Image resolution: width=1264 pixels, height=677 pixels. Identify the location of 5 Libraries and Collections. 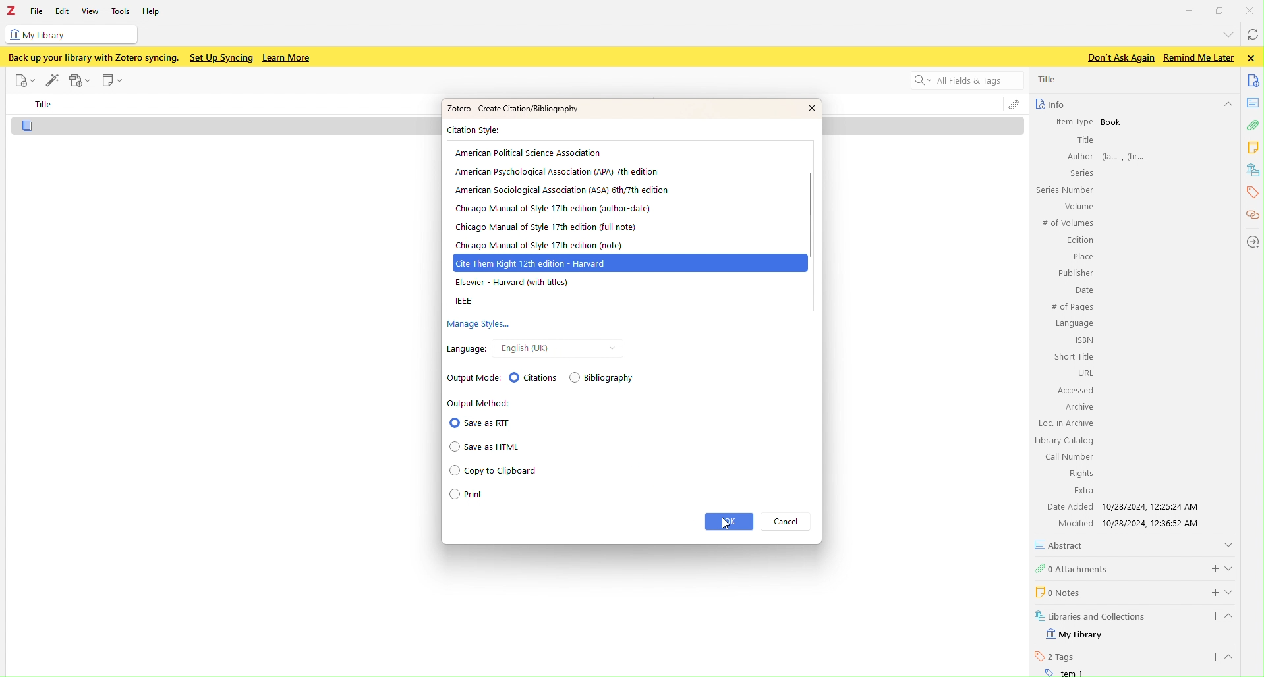
(1091, 615).